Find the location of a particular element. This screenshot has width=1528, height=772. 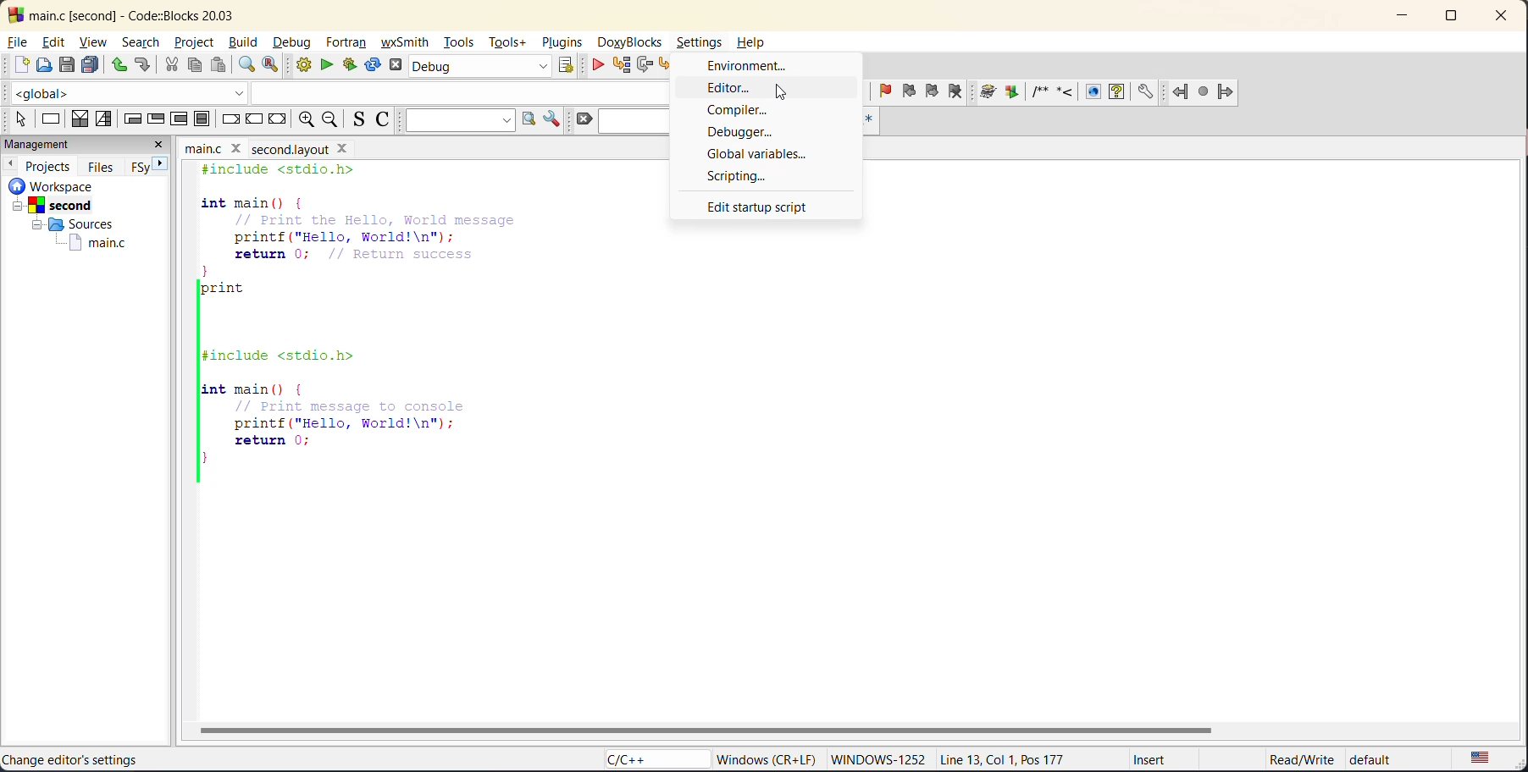

cut is located at coordinates (170, 65).